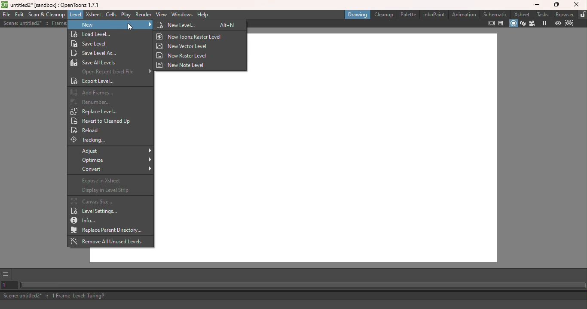 This screenshot has width=587, height=309. I want to click on Animation, so click(463, 16).